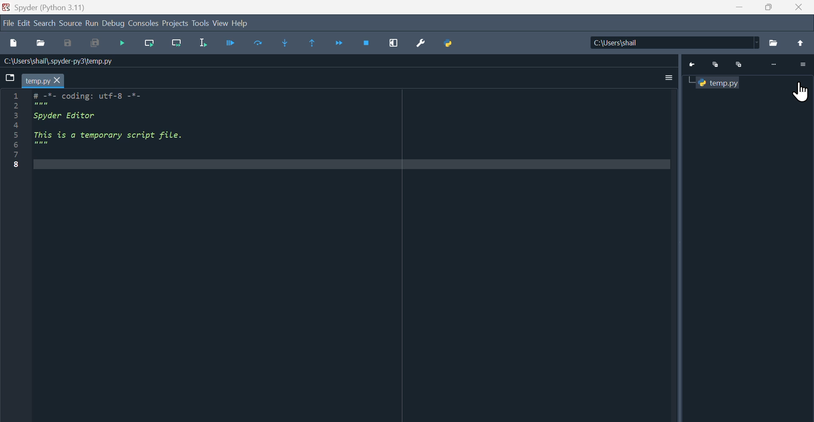 The height and width of the screenshot is (422, 814). I want to click on Tools, so click(201, 23).